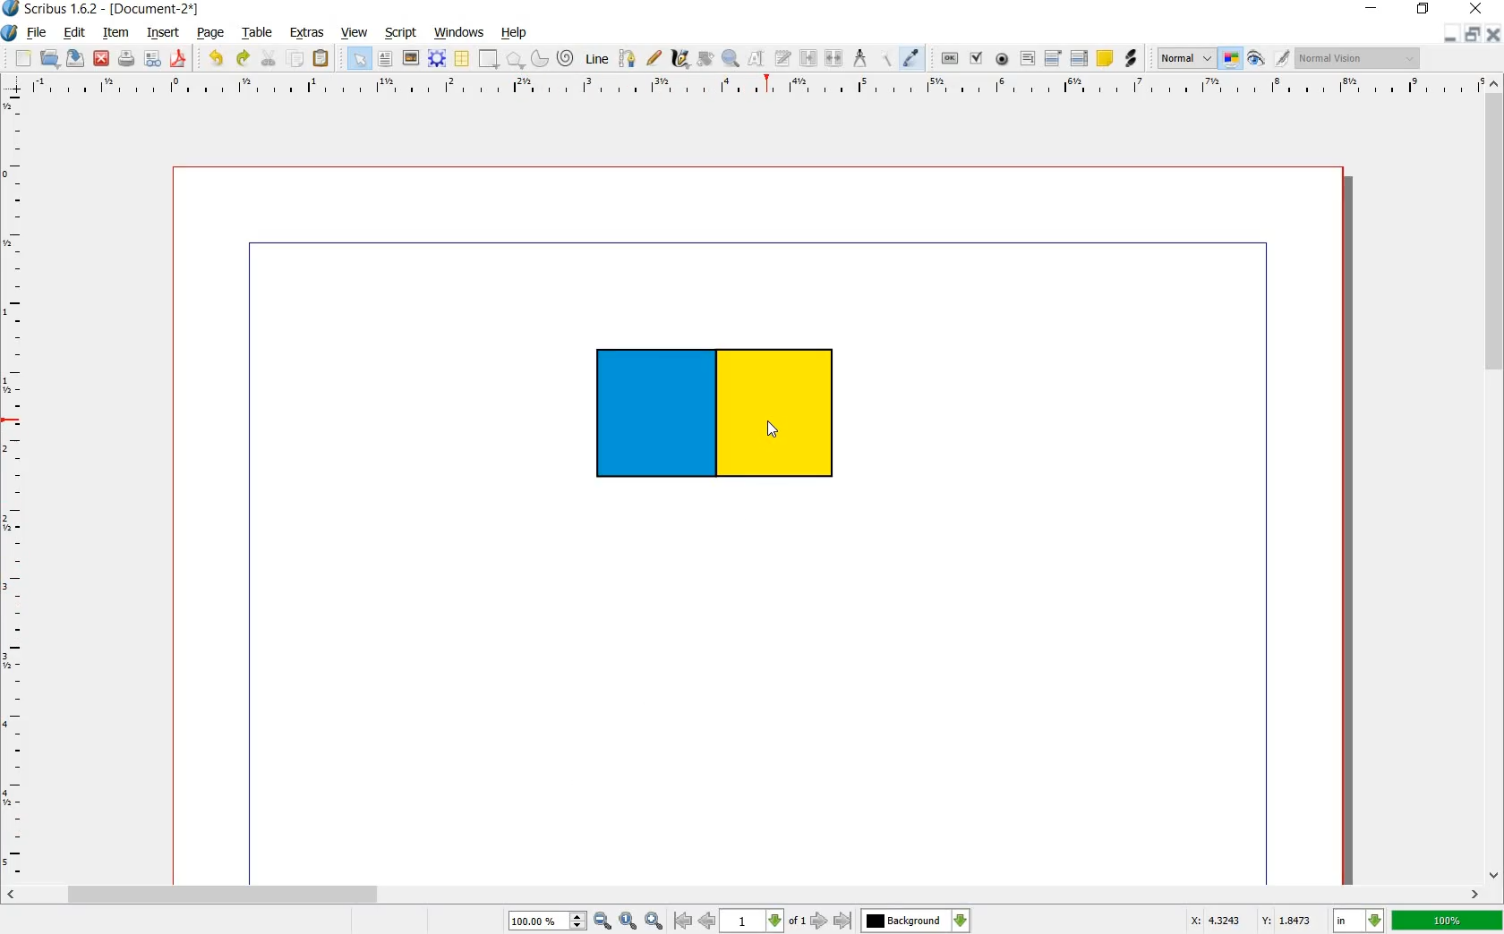  I want to click on close, so click(101, 58).